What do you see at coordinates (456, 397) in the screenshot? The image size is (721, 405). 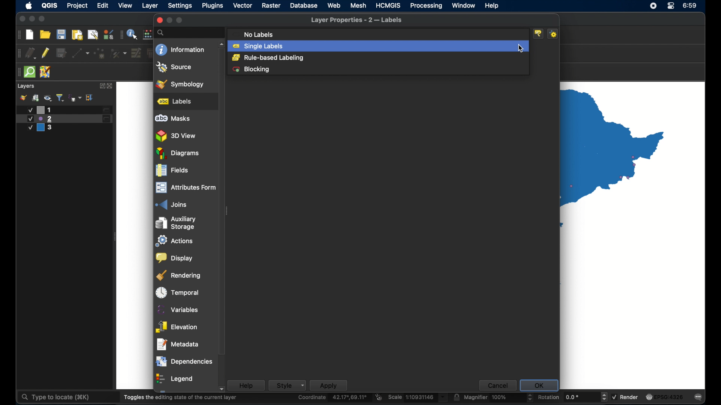 I see `lock scale` at bounding box center [456, 397].